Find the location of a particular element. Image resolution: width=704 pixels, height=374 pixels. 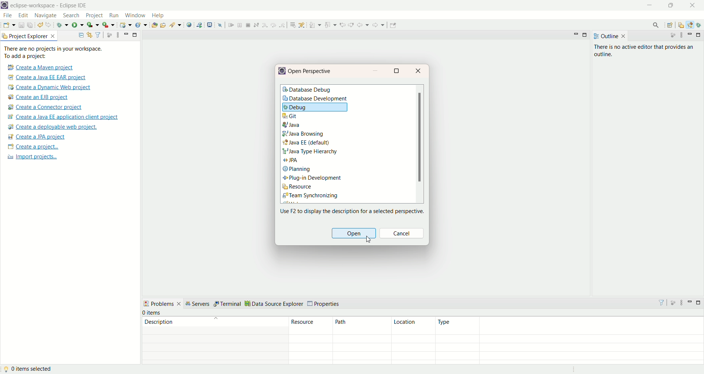

link with editor is located at coordinates (90, 34).